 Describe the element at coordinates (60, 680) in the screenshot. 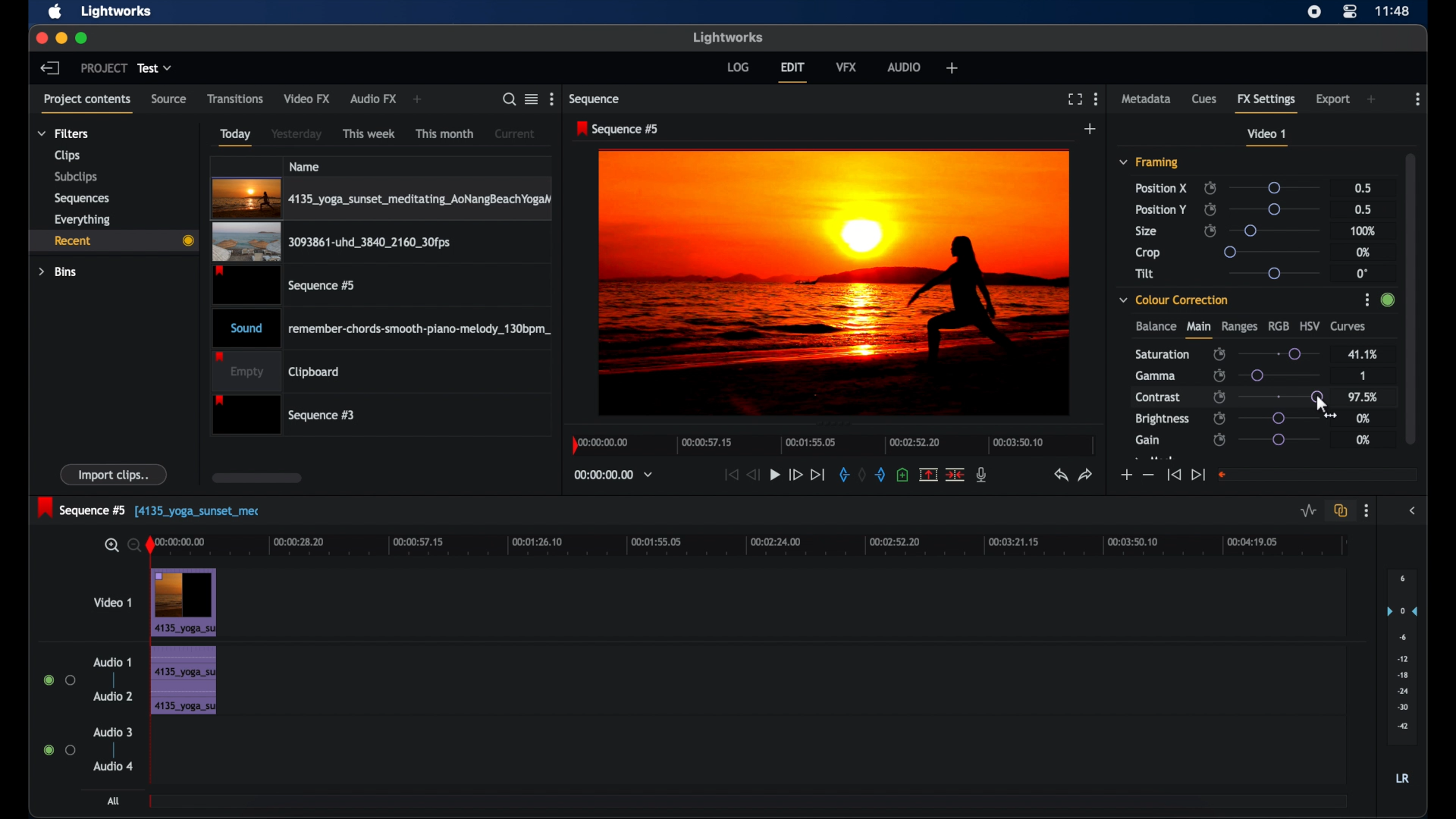

I see `radio buttons` at that location.